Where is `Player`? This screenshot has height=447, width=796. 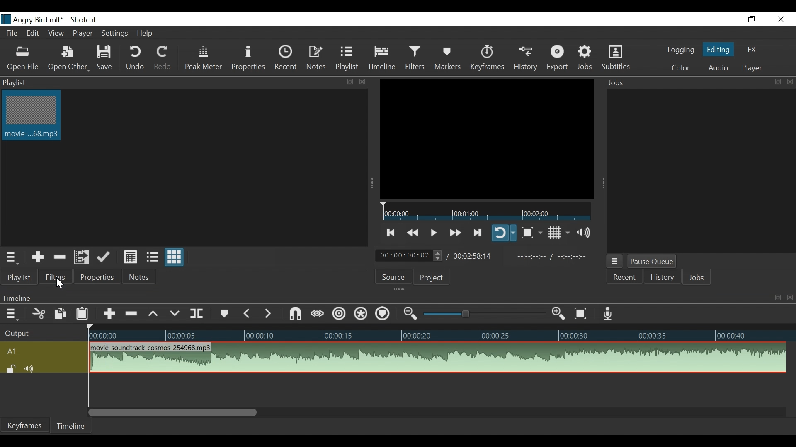 Player is located at coordinates (81, 34).